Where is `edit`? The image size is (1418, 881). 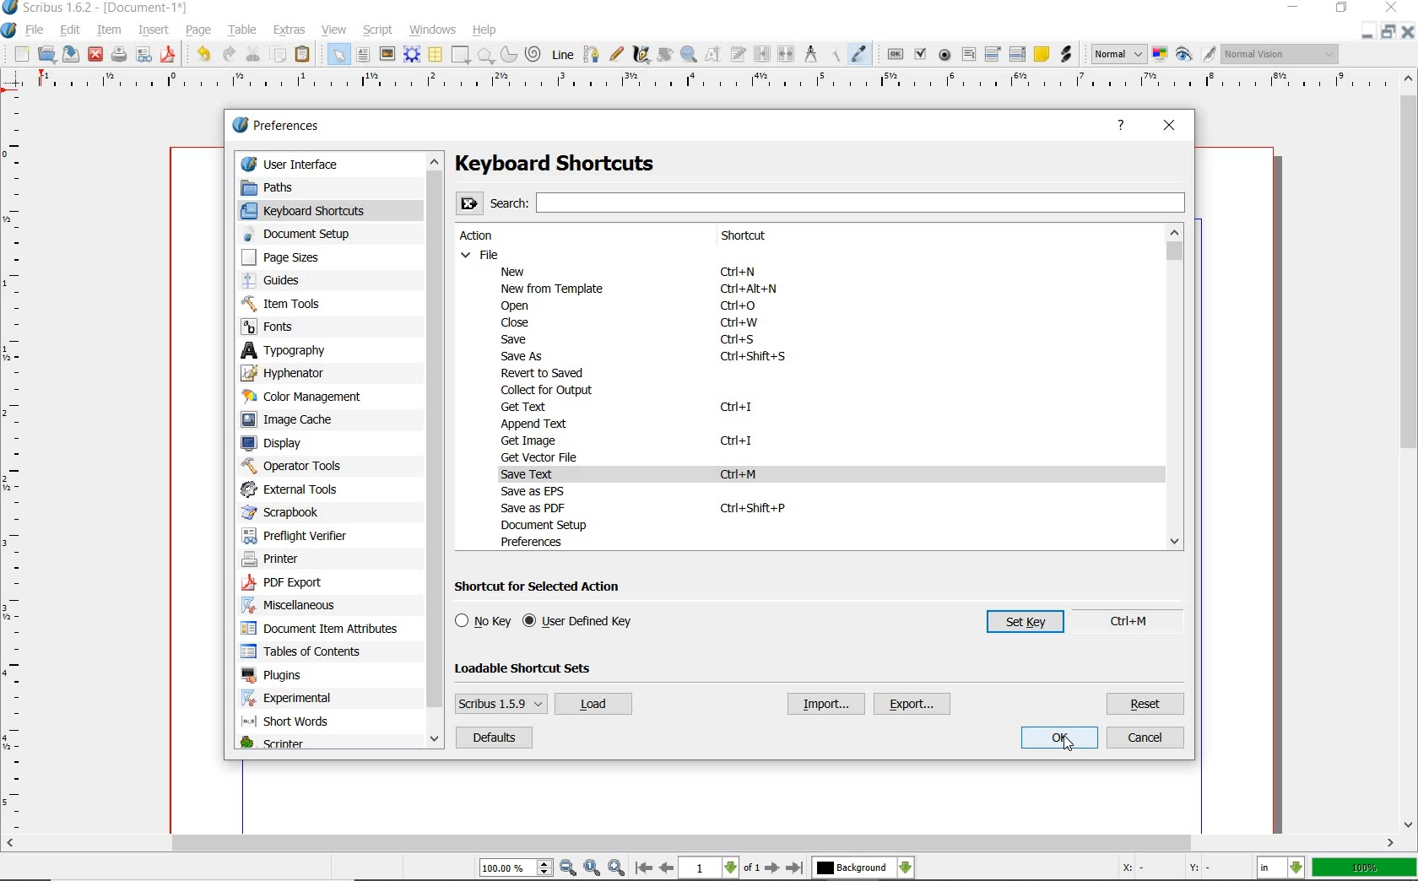 edit is located at coordinates (72, 30).